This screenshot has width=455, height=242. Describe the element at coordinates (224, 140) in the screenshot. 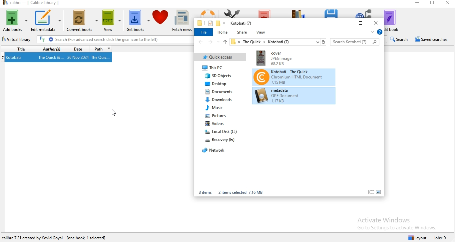

I see `recovery (E:)` at that location.